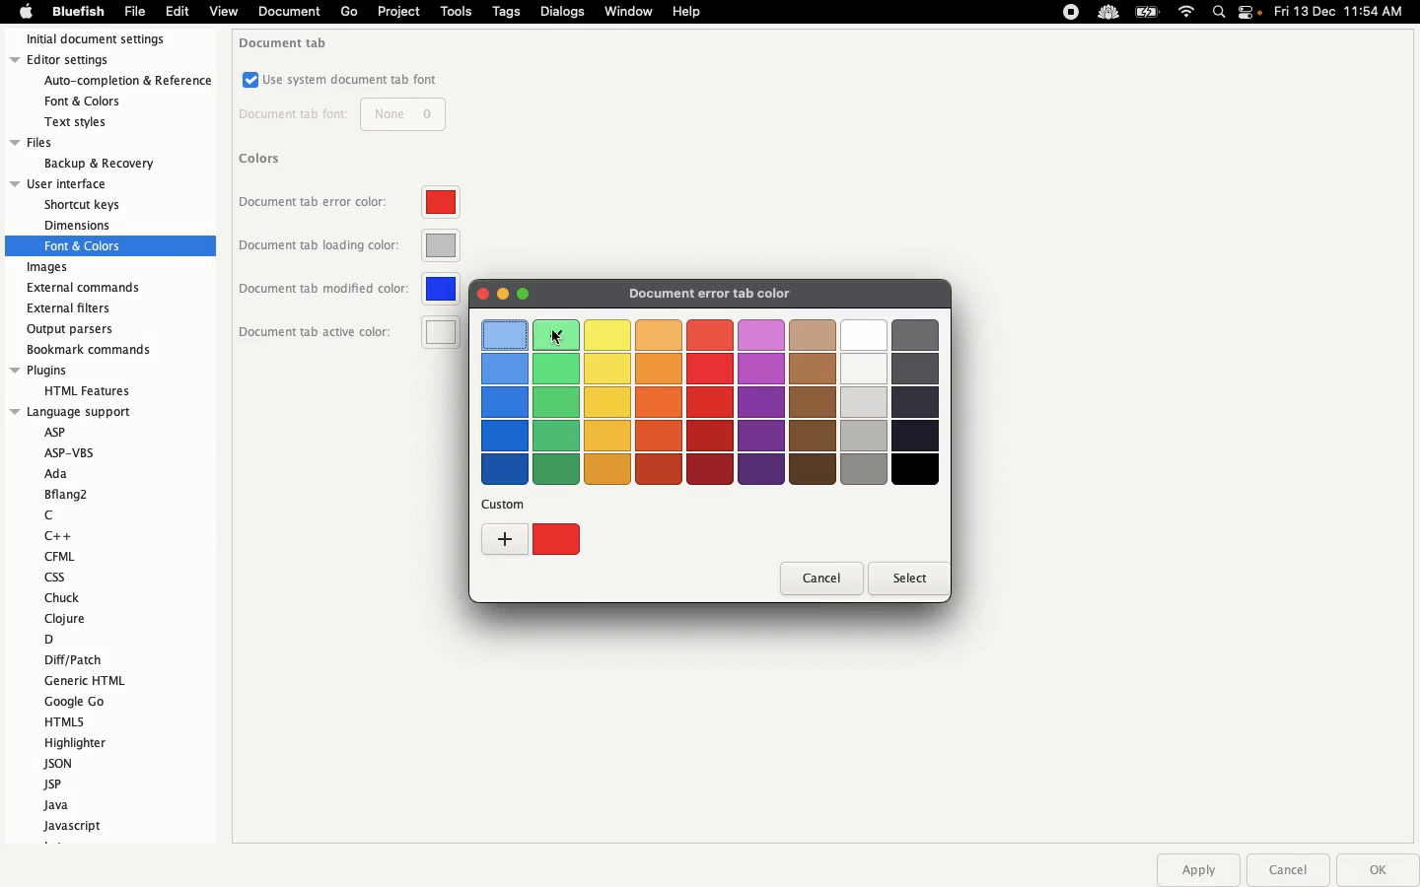 This screenshot has width=1420, height=887. What do you see at coordinates (349, 249) in the screenshot?
I see `Document tab loading color` at bounding box center [349, 249].